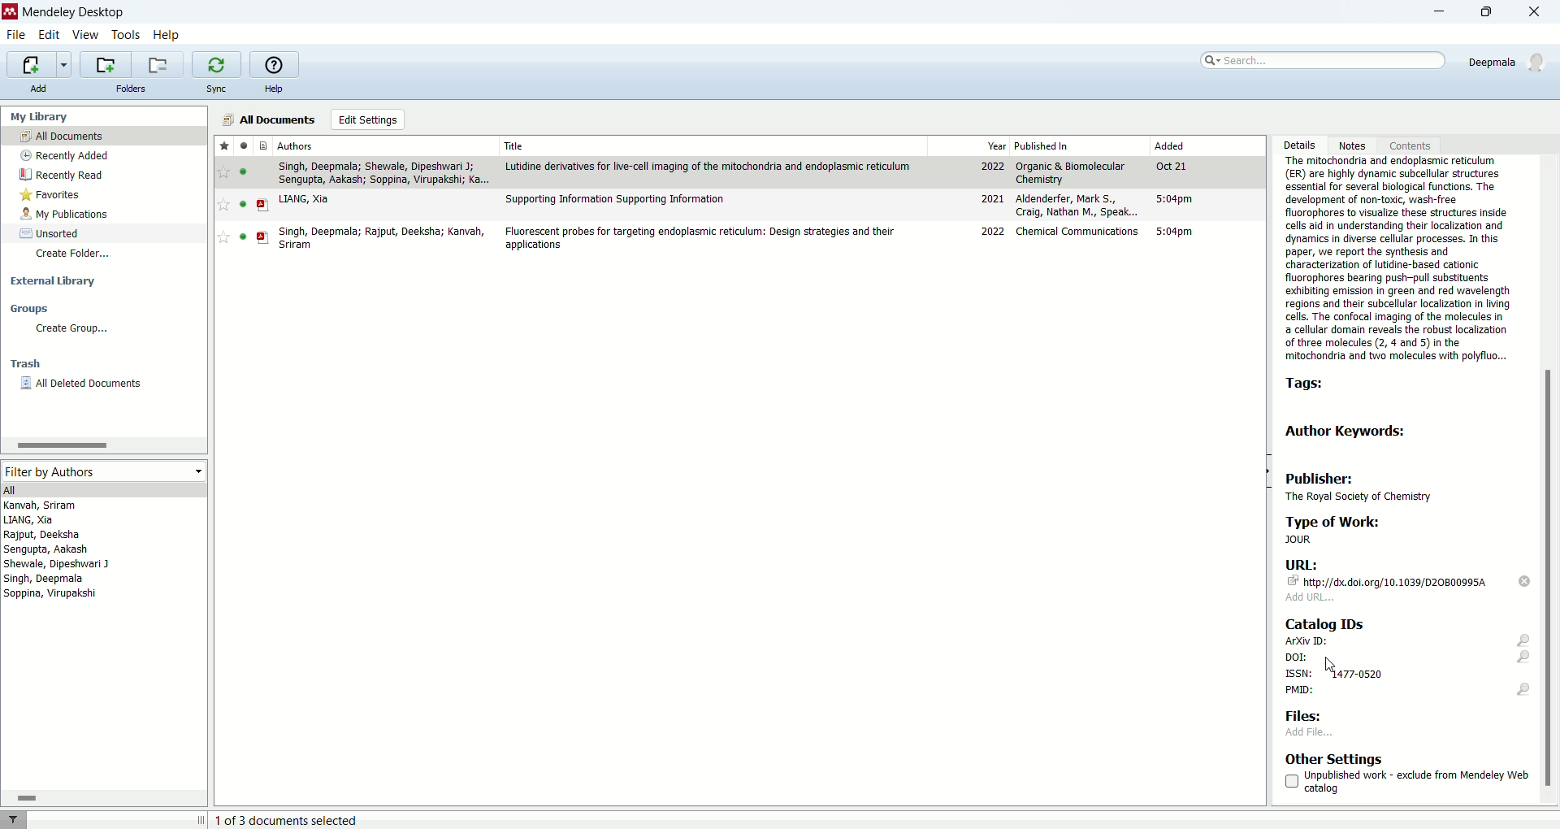  What do you see at coordinates (1323, 623) in the screenshot?
I see `catalog IDs` at bounding box center [1323, 623].